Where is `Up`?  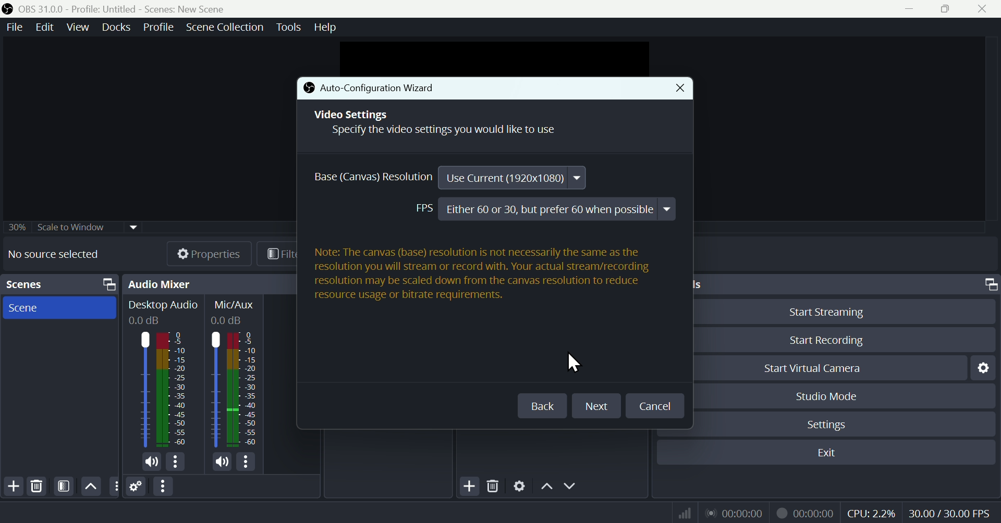
Up is located at coordinates (546, 485).